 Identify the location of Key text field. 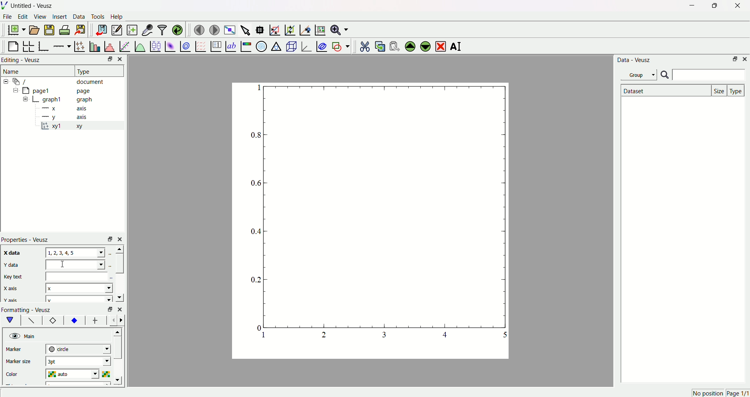
(78, 276).